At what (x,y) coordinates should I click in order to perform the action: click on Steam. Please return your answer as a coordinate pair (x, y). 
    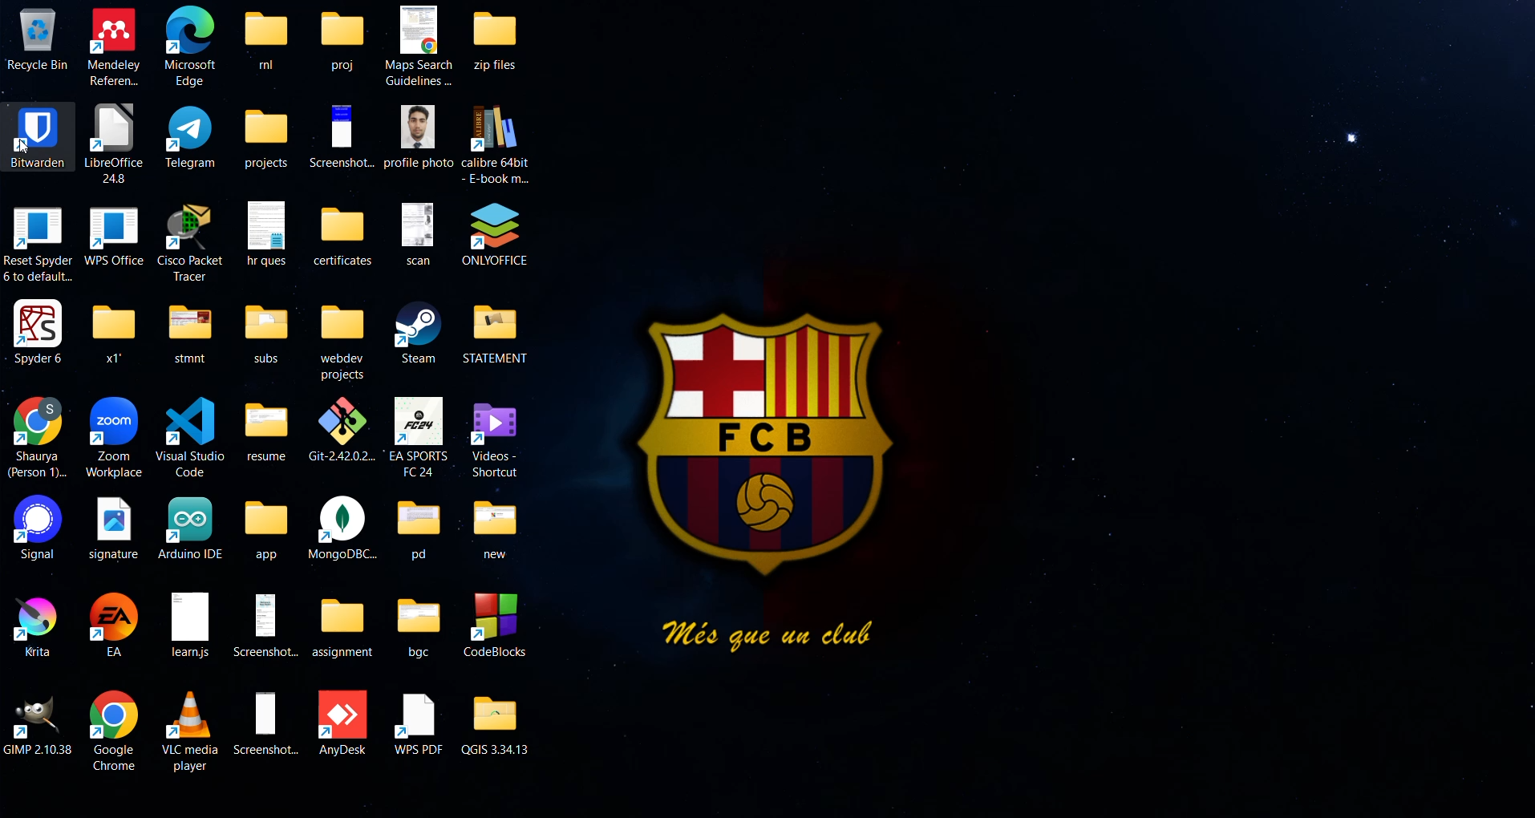
    Looking at the image, I should click on (416, 333).